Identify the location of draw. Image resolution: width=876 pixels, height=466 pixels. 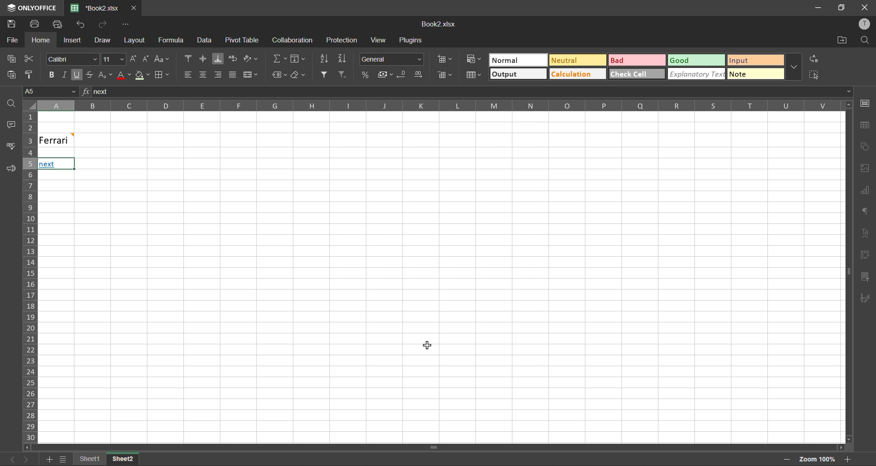
(103, 41).